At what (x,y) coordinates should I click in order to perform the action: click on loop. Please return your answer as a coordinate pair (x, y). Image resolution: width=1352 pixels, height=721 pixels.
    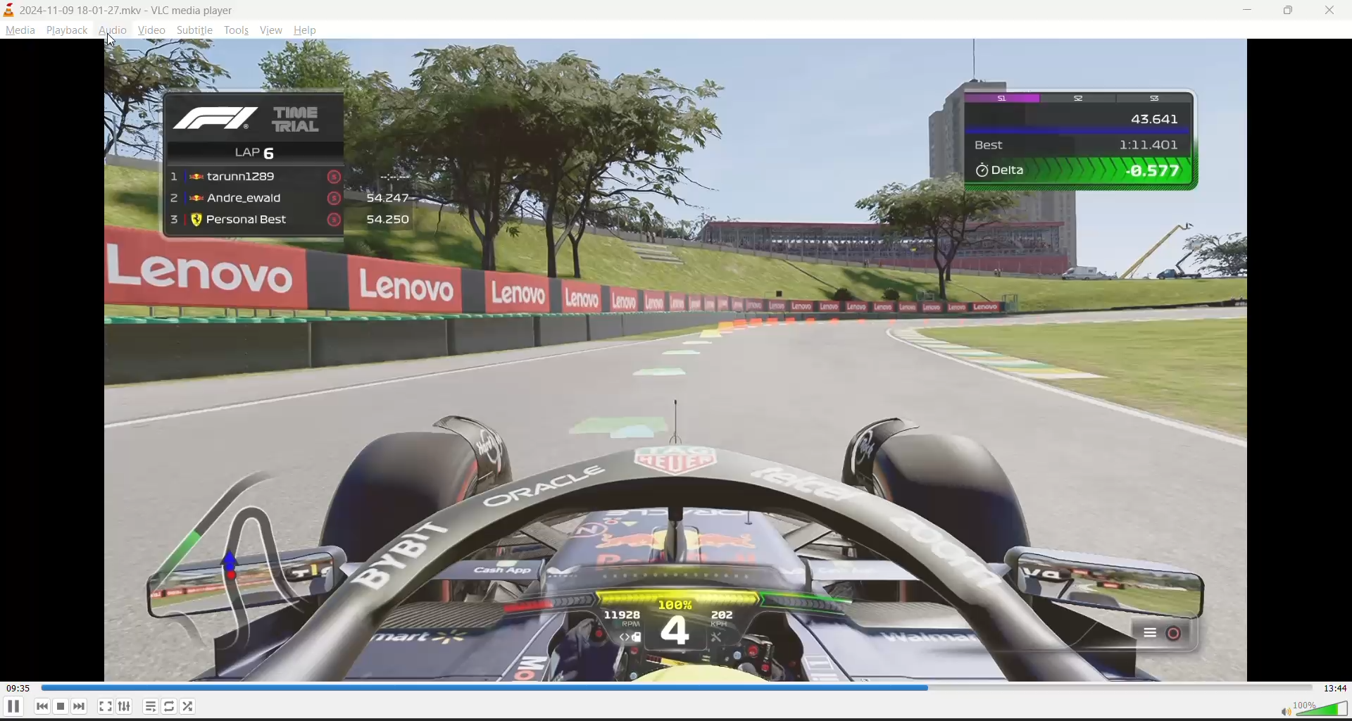
    Looking at the image, I should click on (168, 707).